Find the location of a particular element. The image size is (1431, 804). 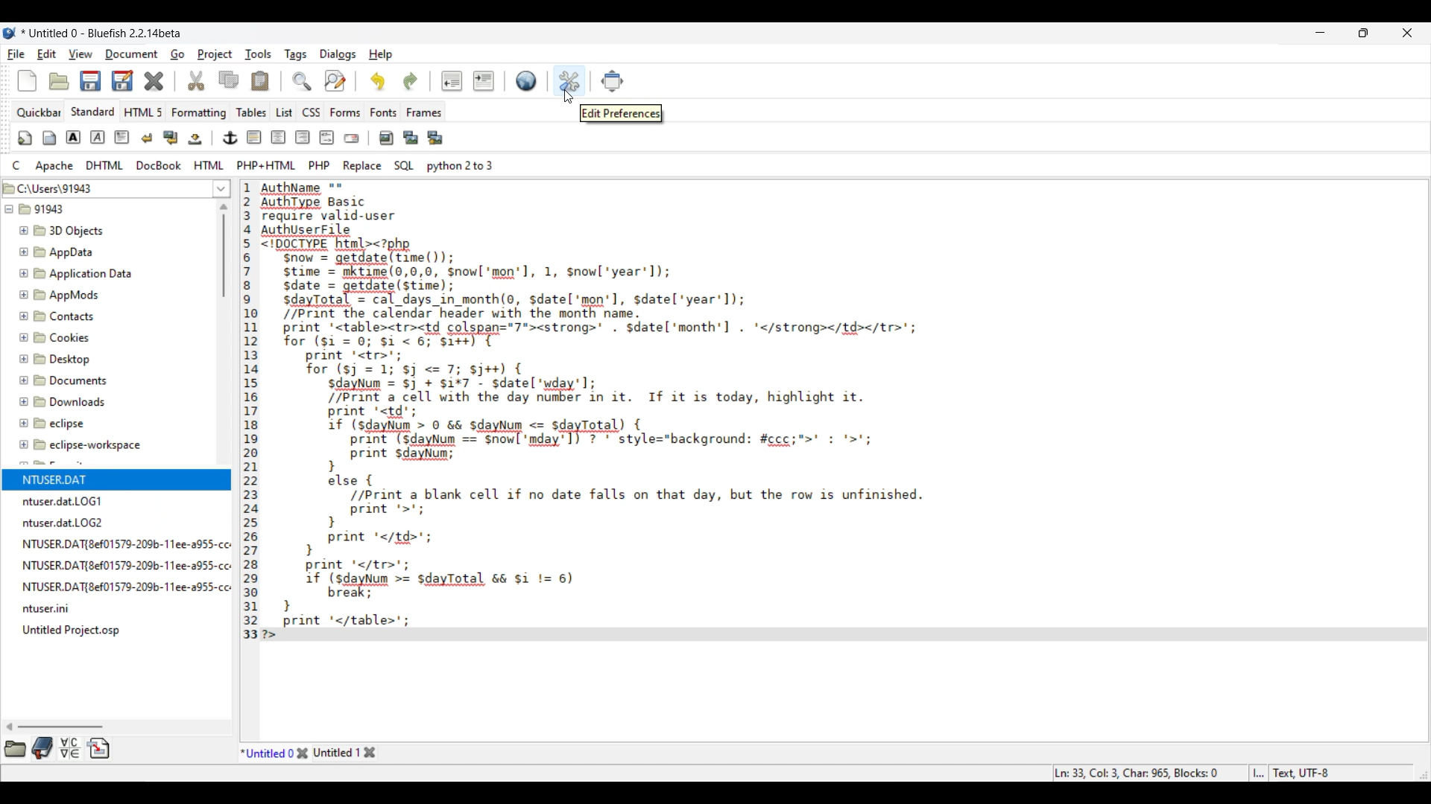

Project name, software name and version is located at coordinates (104, 33).